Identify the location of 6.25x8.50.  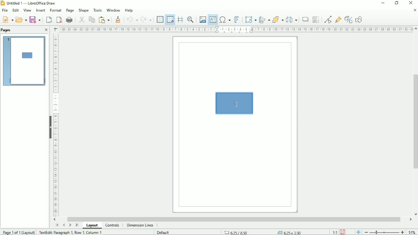
(237, 232).